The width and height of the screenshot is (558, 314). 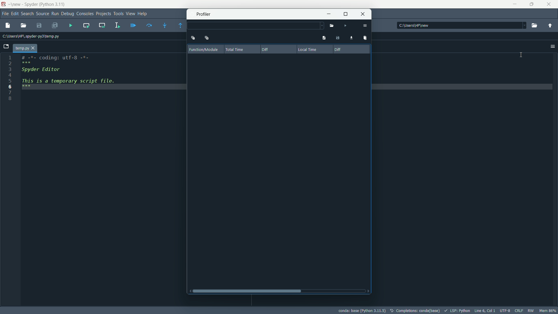 I want to click on consoles menu, so click(x=84, y=14).